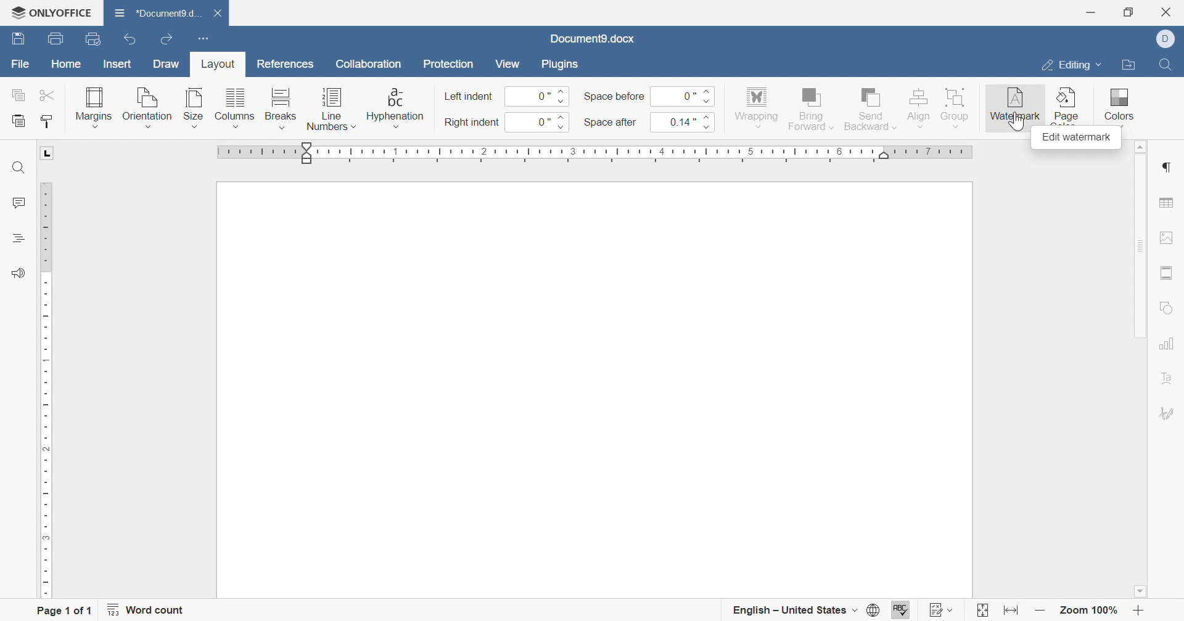 Image resolution: width=1184 pixels, height=621 pixels. What do you see at coordinates (871, 107) in the screenshot?
I see `send backward` at bounding box center [871, 107].